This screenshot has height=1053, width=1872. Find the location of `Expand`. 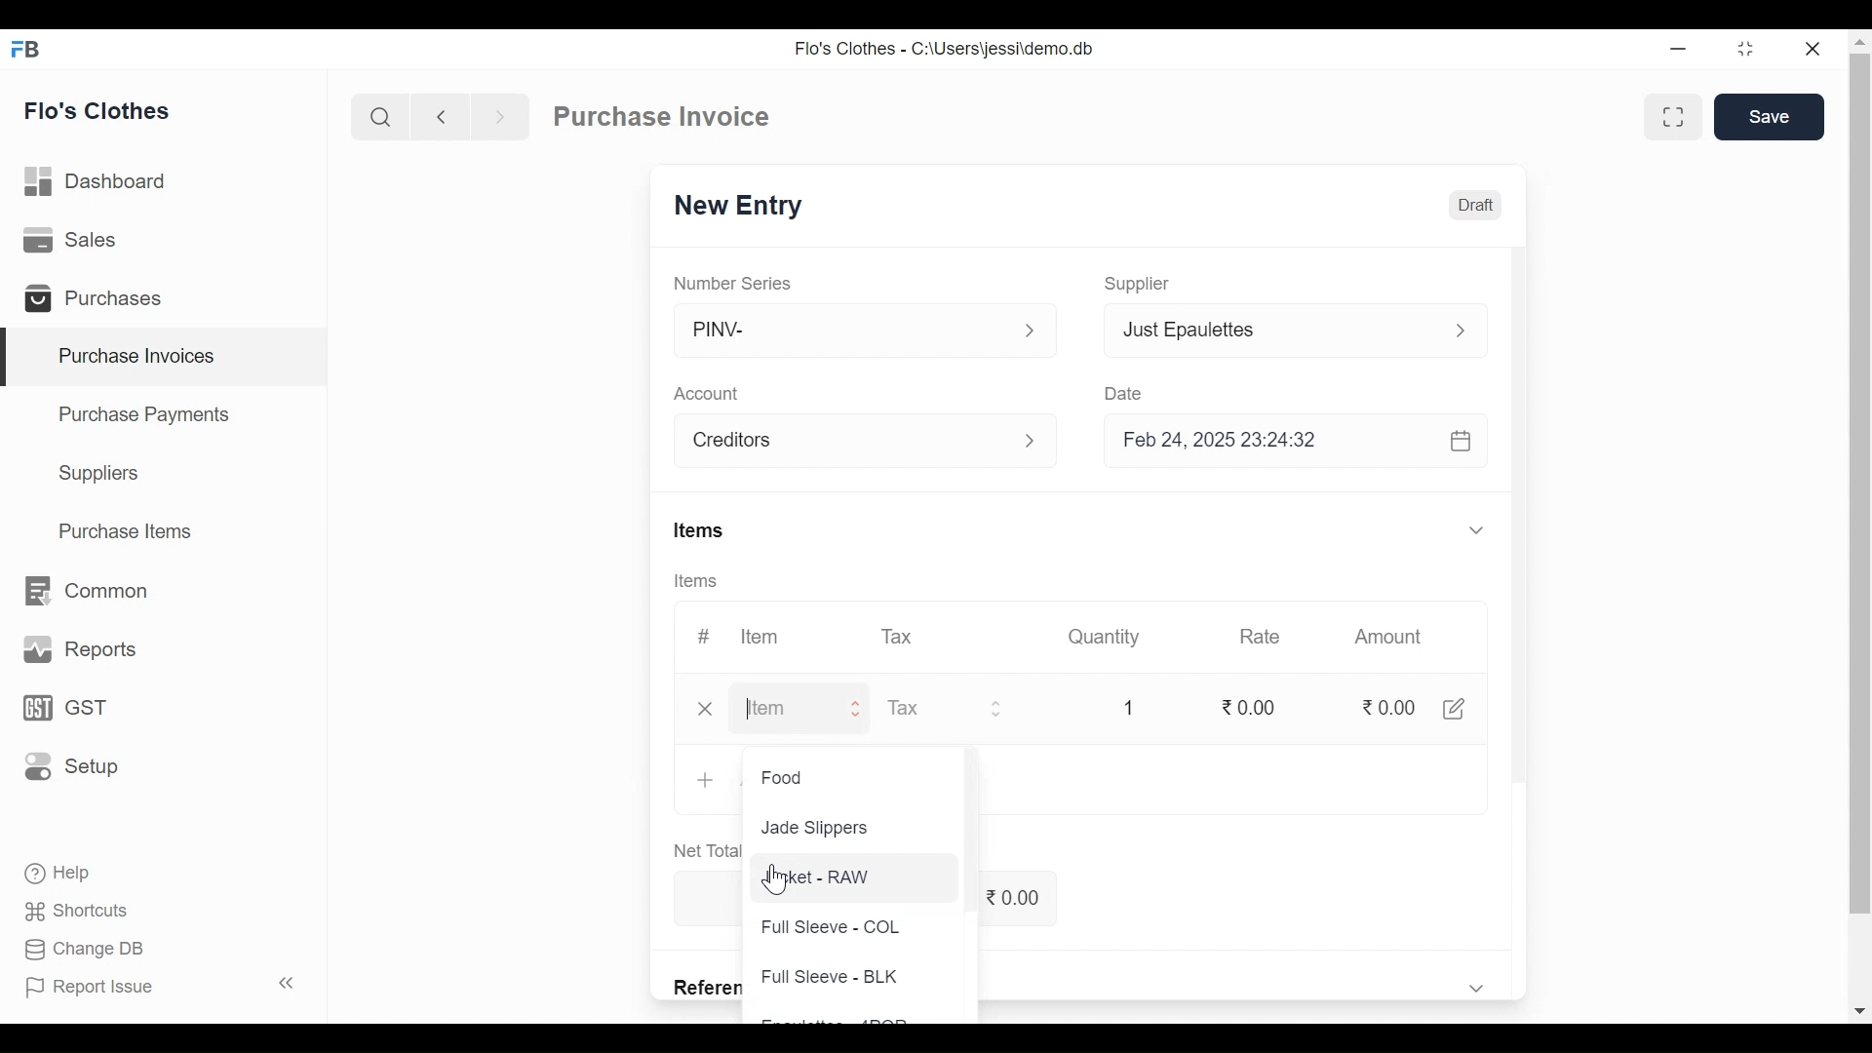

Expand is located at coordinates (1459, 330).